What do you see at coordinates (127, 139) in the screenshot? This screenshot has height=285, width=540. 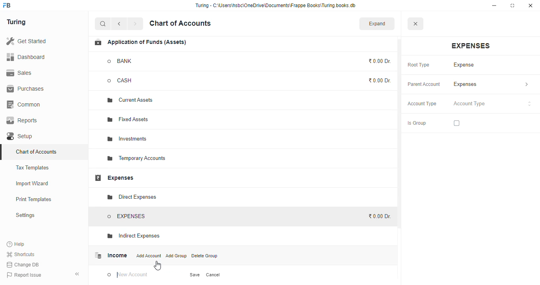 I see `investments` at bounding box center [127, 139].